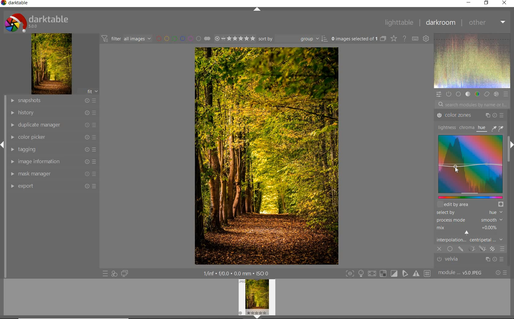  What do you see at coordinates (52, 137) in the screenshot?
I see `COLOR PICKER` at bounding box center [52, 137].